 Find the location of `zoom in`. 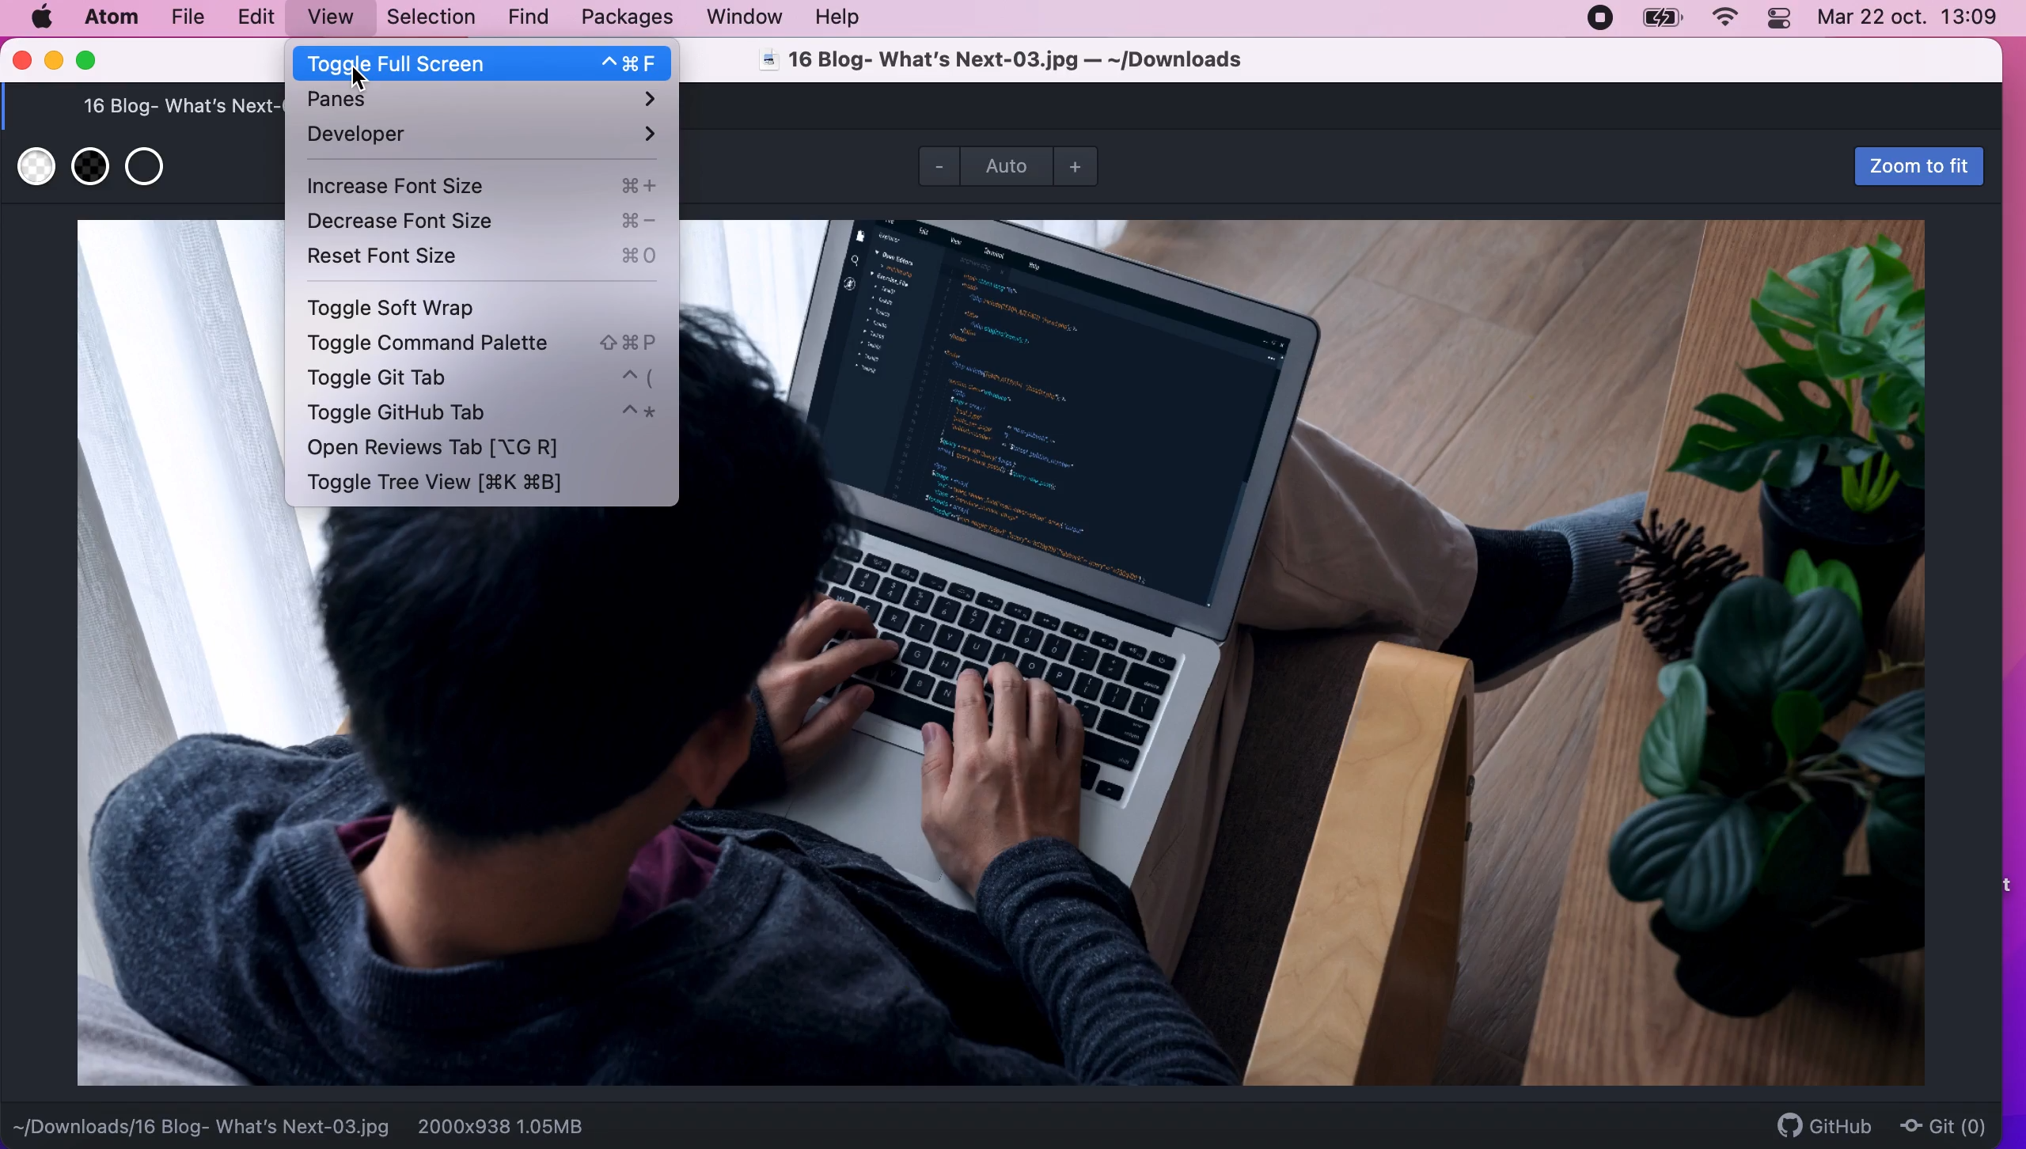

zoom in is located at coordinates (1080, 166).